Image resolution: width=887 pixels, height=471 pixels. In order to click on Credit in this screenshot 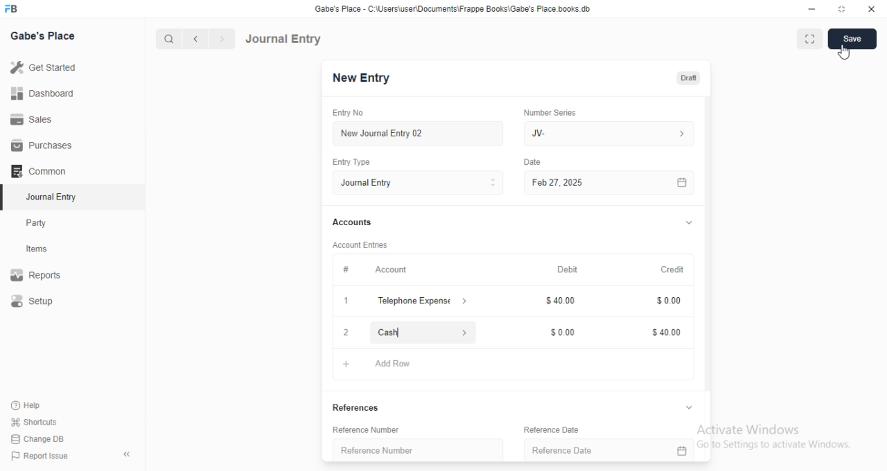, I will do `click(673, 270)`.